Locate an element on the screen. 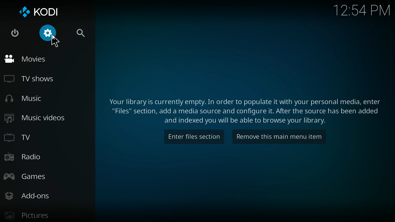 The height and width of the screenshot is (222, 395). kodi logo is located at coordinates (47, 12).